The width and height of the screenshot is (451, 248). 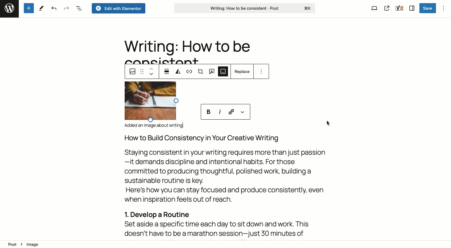 I want to click on Save, so click(x=428, y=8).